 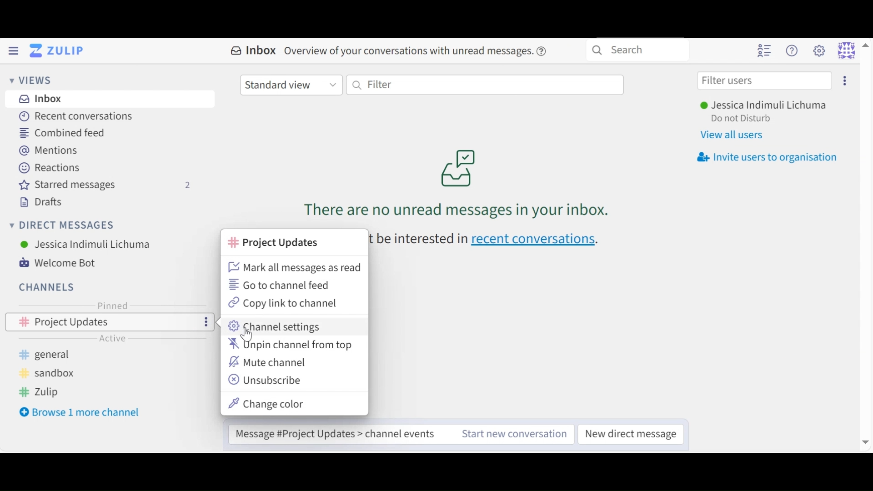 What do you see at coordinates (57, 264) in the screenshot?
I see `Welcome Bot` at bounding box center [57, 264].